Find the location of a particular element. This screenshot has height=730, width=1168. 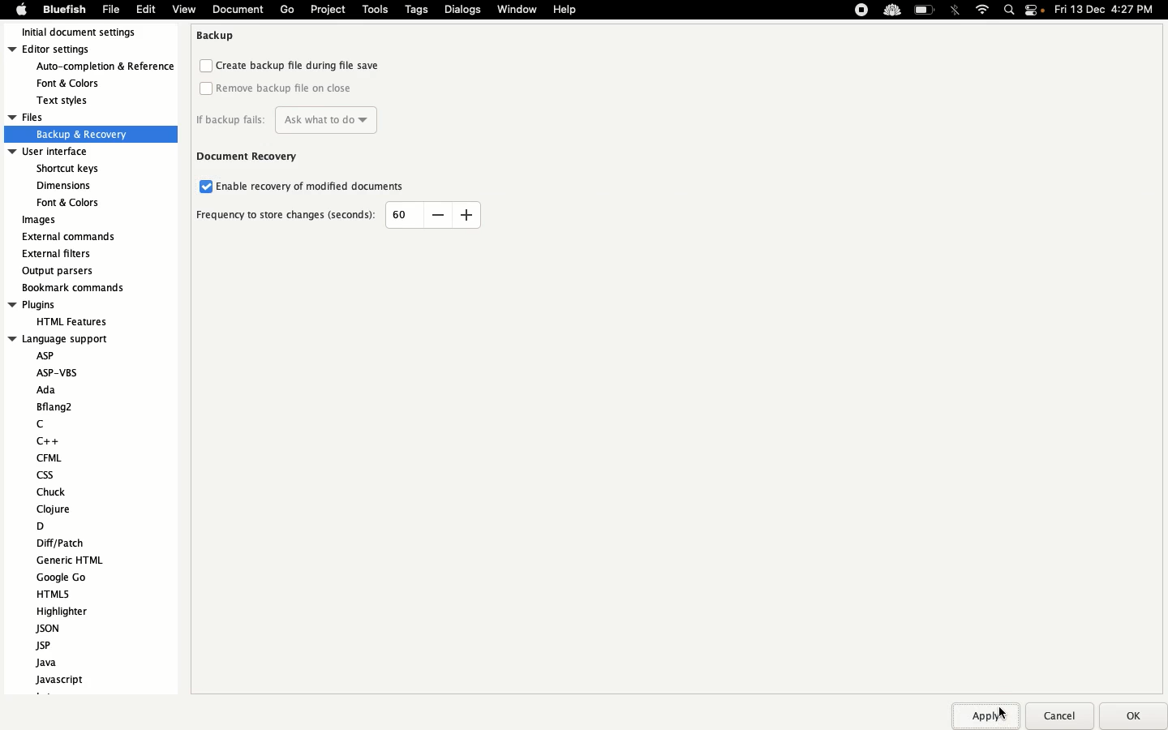

File is located at coordinates (110, 11).